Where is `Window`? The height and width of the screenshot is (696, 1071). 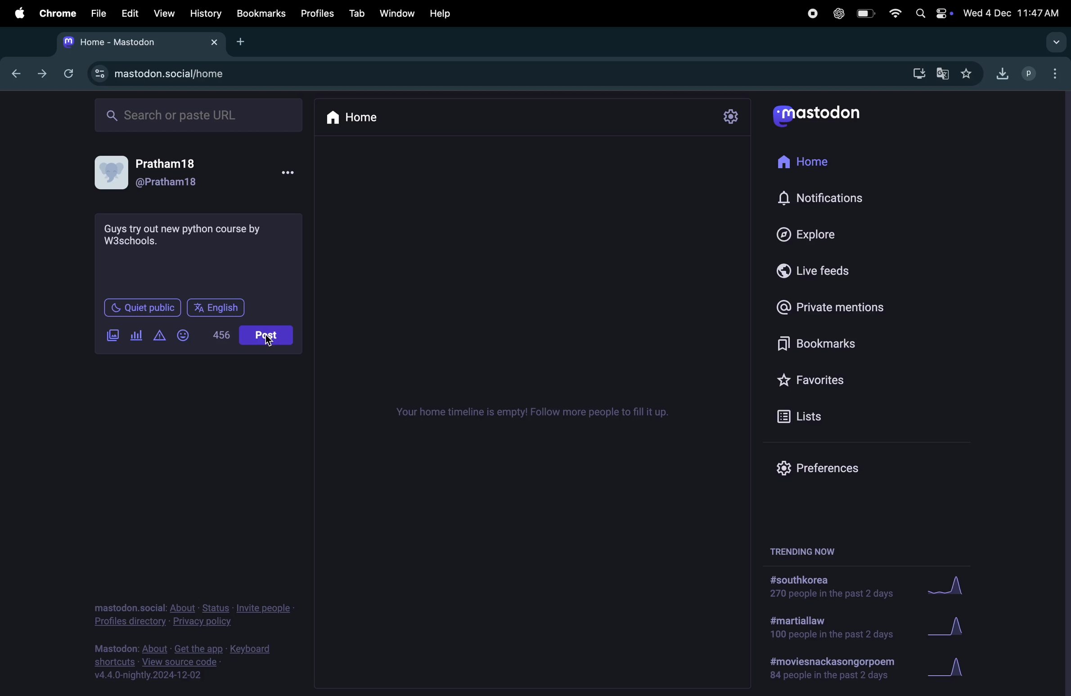 Window is located at coordinates (395, 14).